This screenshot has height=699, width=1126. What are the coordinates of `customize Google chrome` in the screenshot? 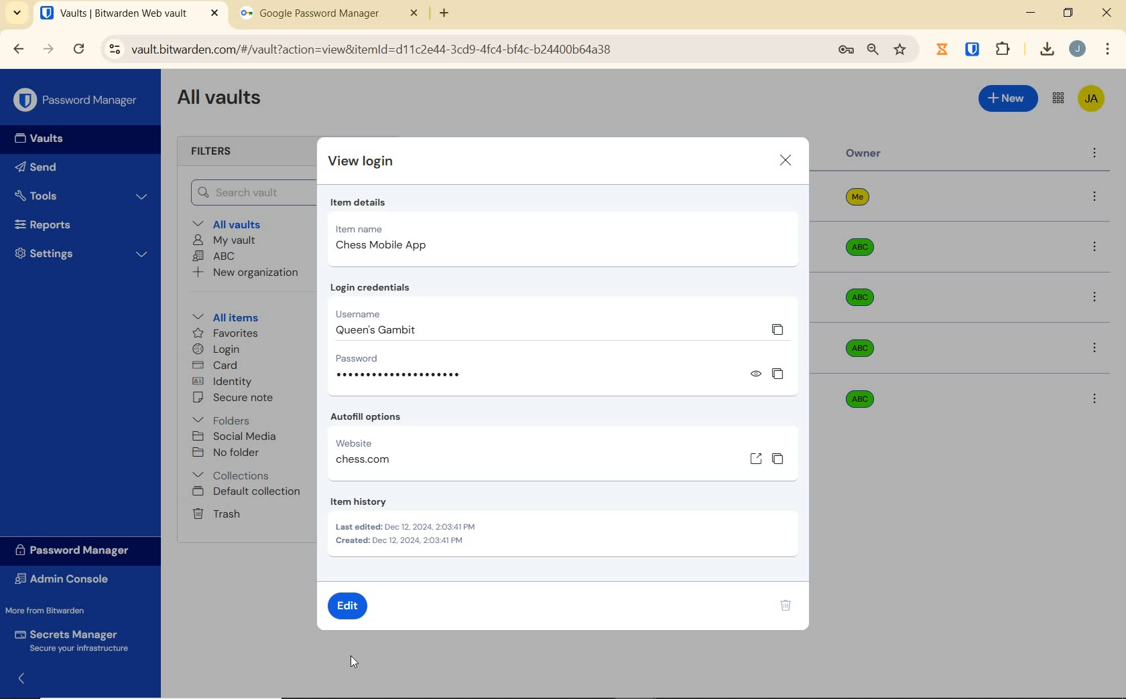 It's located at (1108, 50).